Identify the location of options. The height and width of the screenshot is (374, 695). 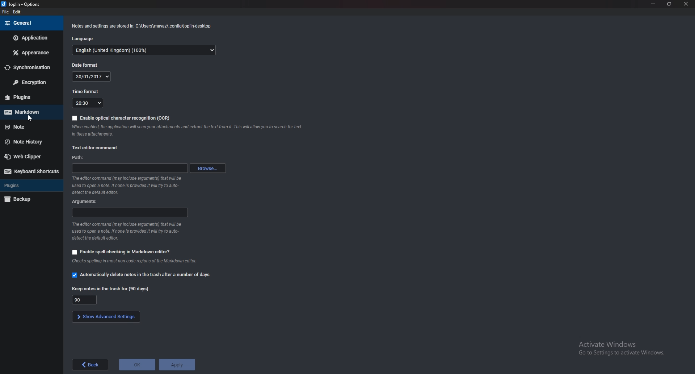
(21, 5).